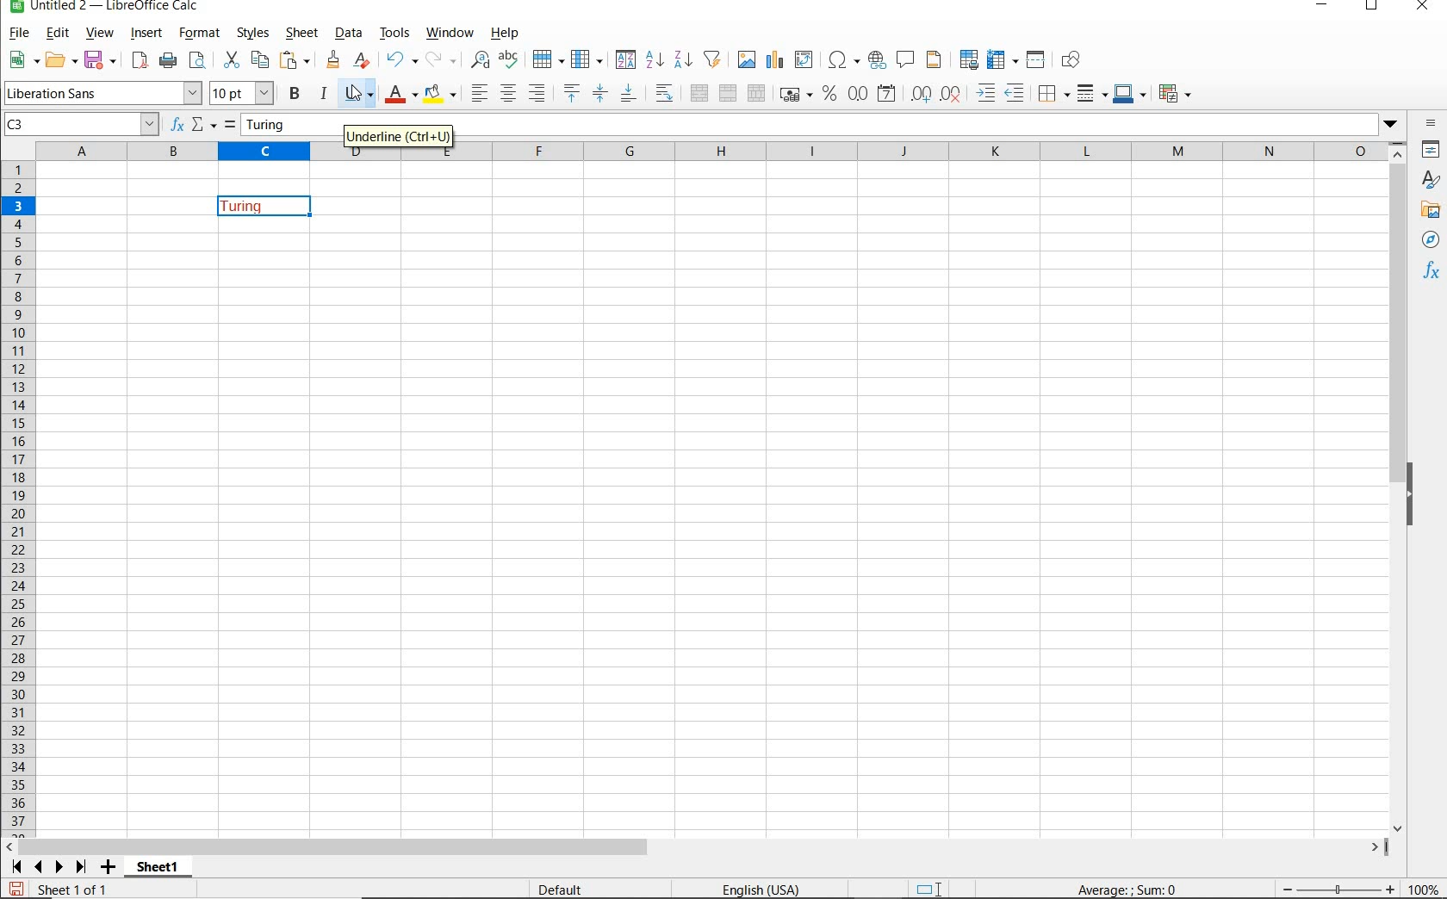 This screenshot has height=899, width=1447. I want to click on STANDARD SELECTION, so click(928, 890).